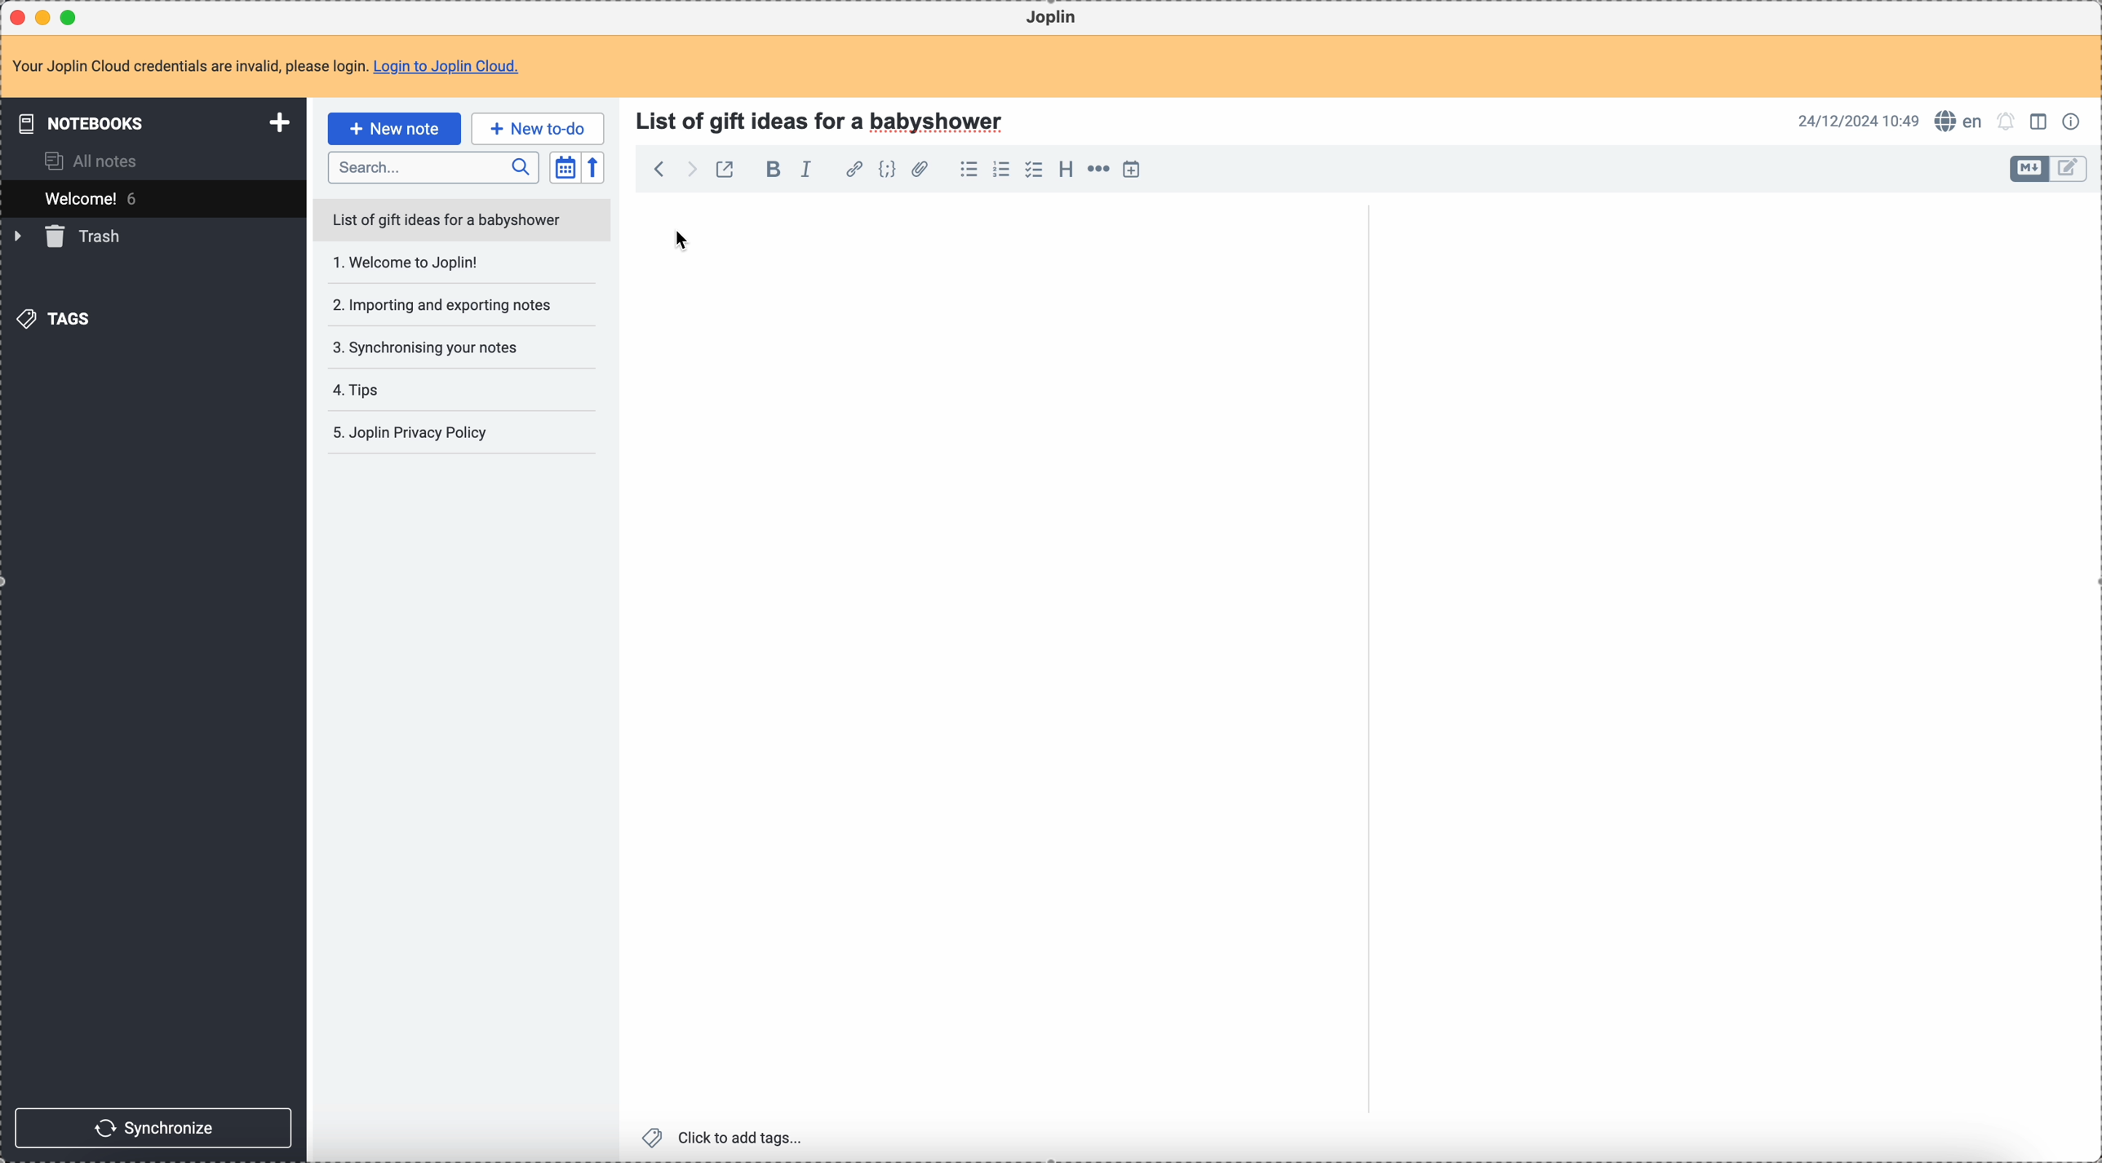 This screenshot has height=1163, width=2102. I want to click on maximize Joplin, so click(73, 16).